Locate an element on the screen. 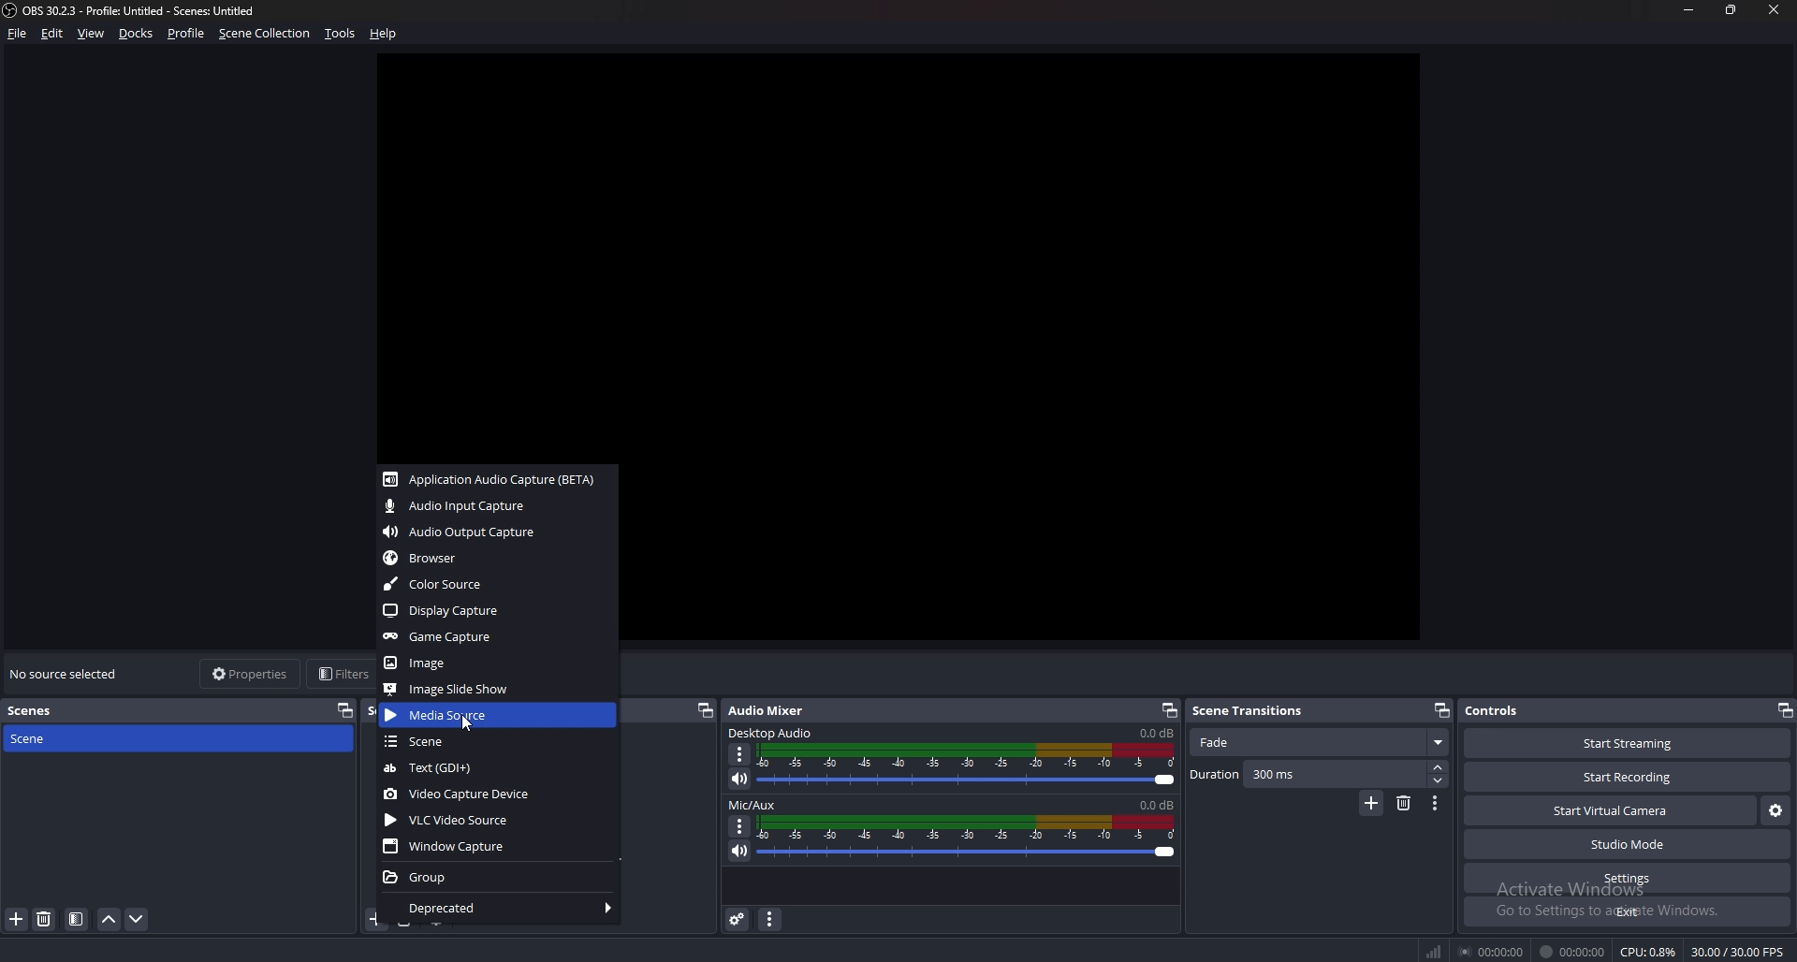  move scene down is located at coordinates (138, 918).